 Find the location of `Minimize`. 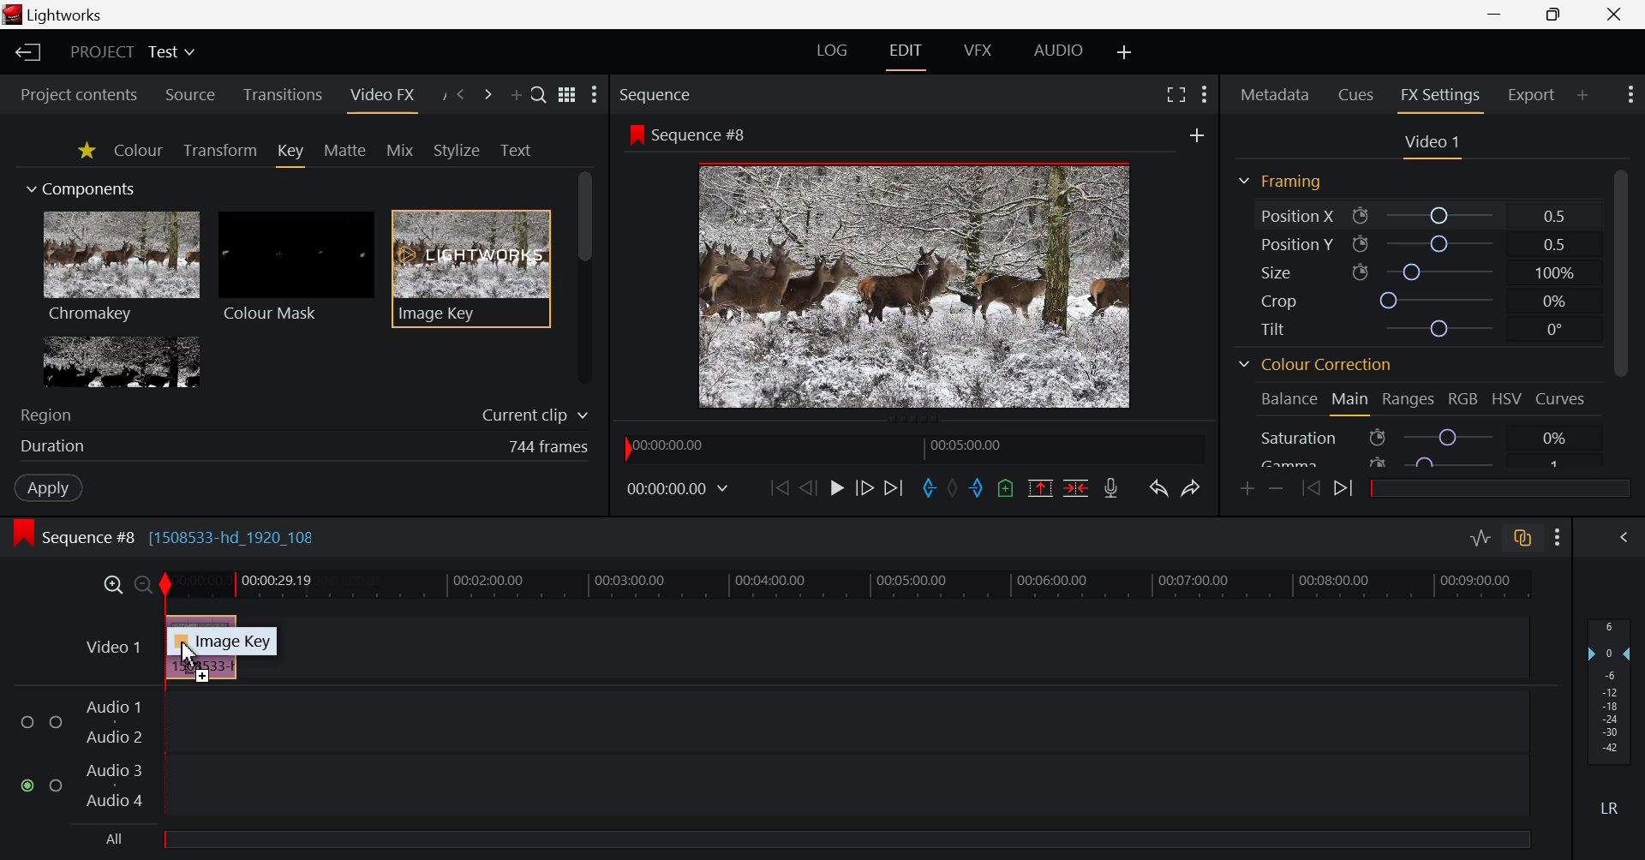

Minimize is located at coordinates (1553, 14).